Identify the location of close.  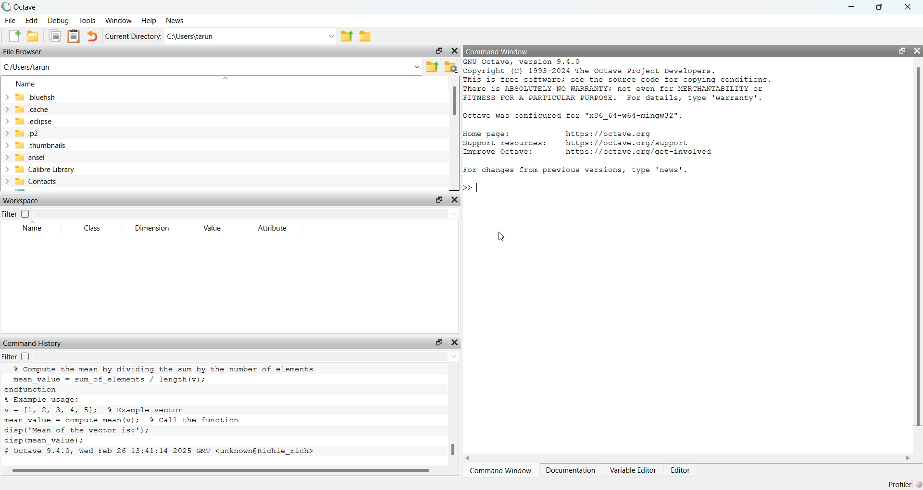
(455, 199).